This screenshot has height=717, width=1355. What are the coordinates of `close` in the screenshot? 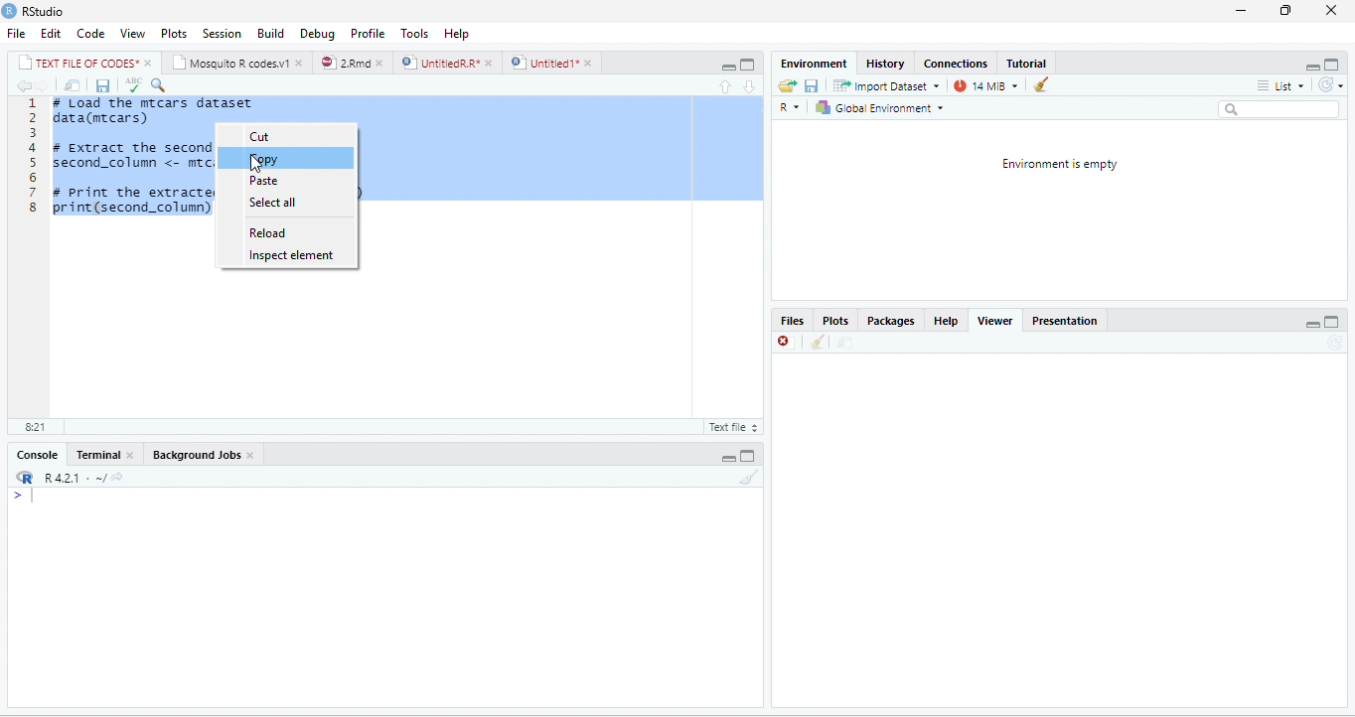 It's located at (591, 63).